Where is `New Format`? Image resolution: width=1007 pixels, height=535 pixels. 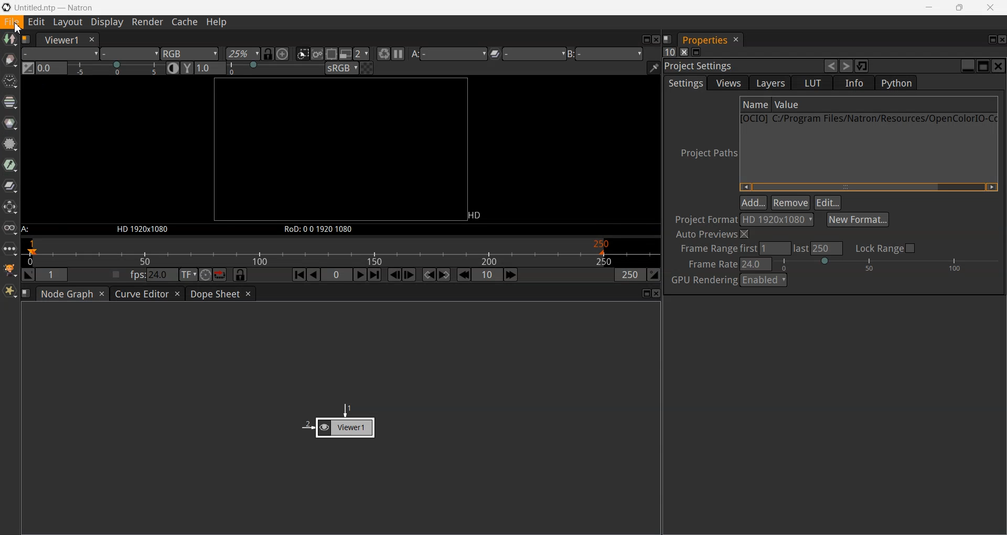 New Format is located at coordinates (858, 219).